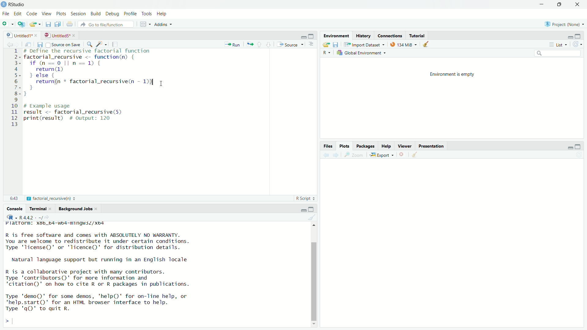  I want to click on Maximize, so click(312, 36).